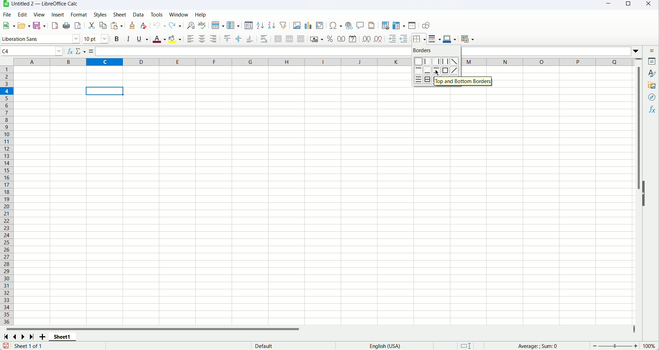 The image size is (659, 350). What do you see at coordinates (278, 39) in the screenshot?
I see `Merge and center` at bounding box center [278, 39].